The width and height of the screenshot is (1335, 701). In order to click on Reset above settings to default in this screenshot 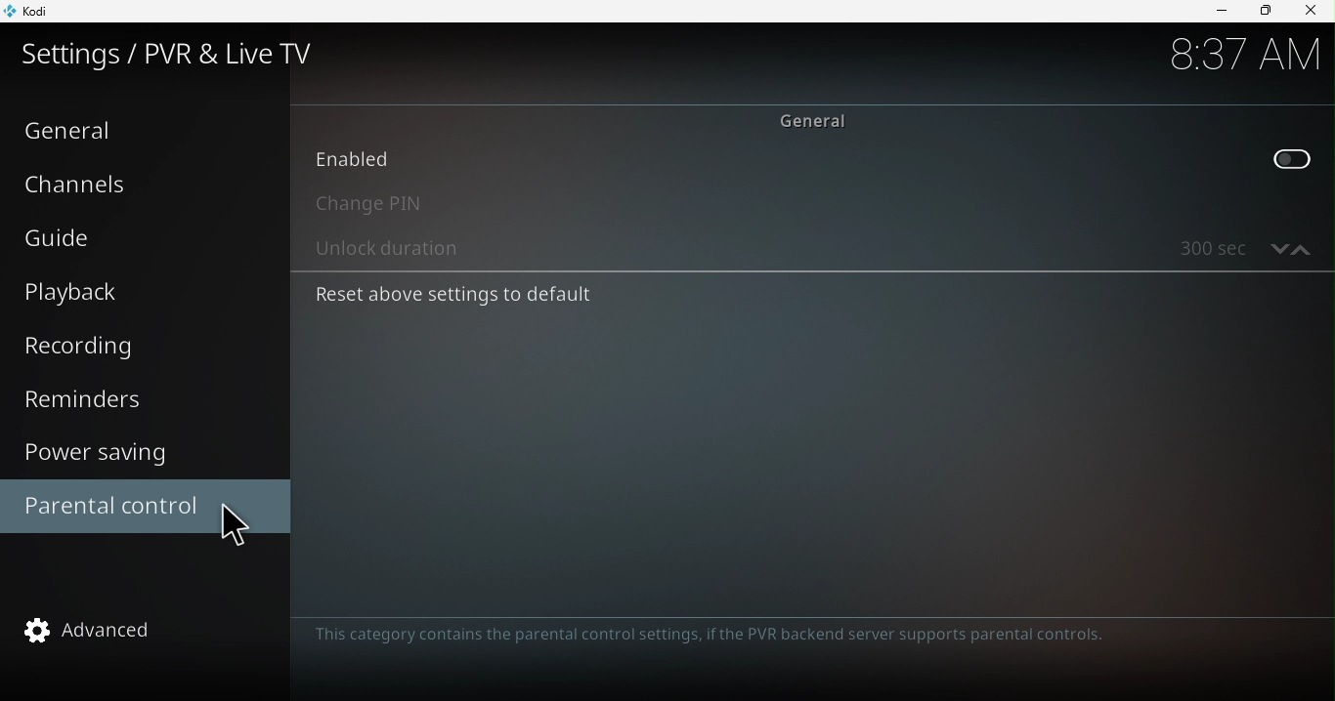, I will do `click(576, 295)`.